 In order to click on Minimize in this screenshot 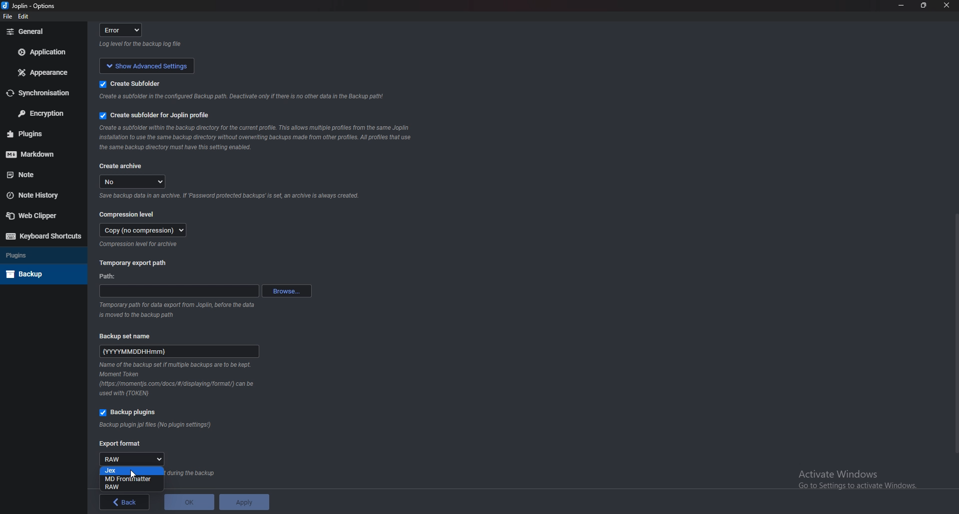, I will do `click(903, 5)`.